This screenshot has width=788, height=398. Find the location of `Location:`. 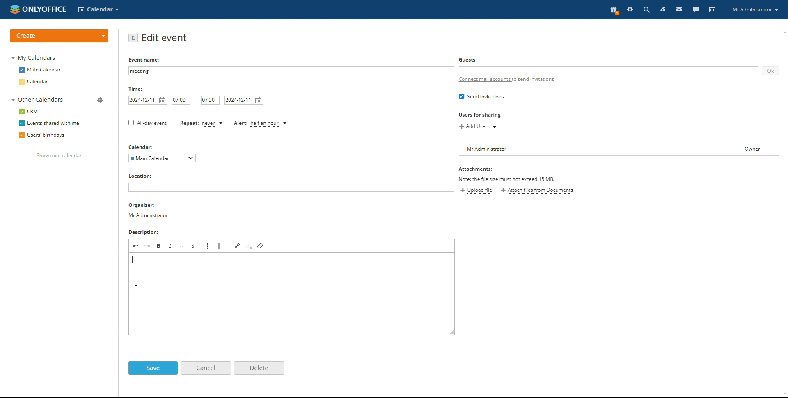

Location: is located at coordinates (141, 176).